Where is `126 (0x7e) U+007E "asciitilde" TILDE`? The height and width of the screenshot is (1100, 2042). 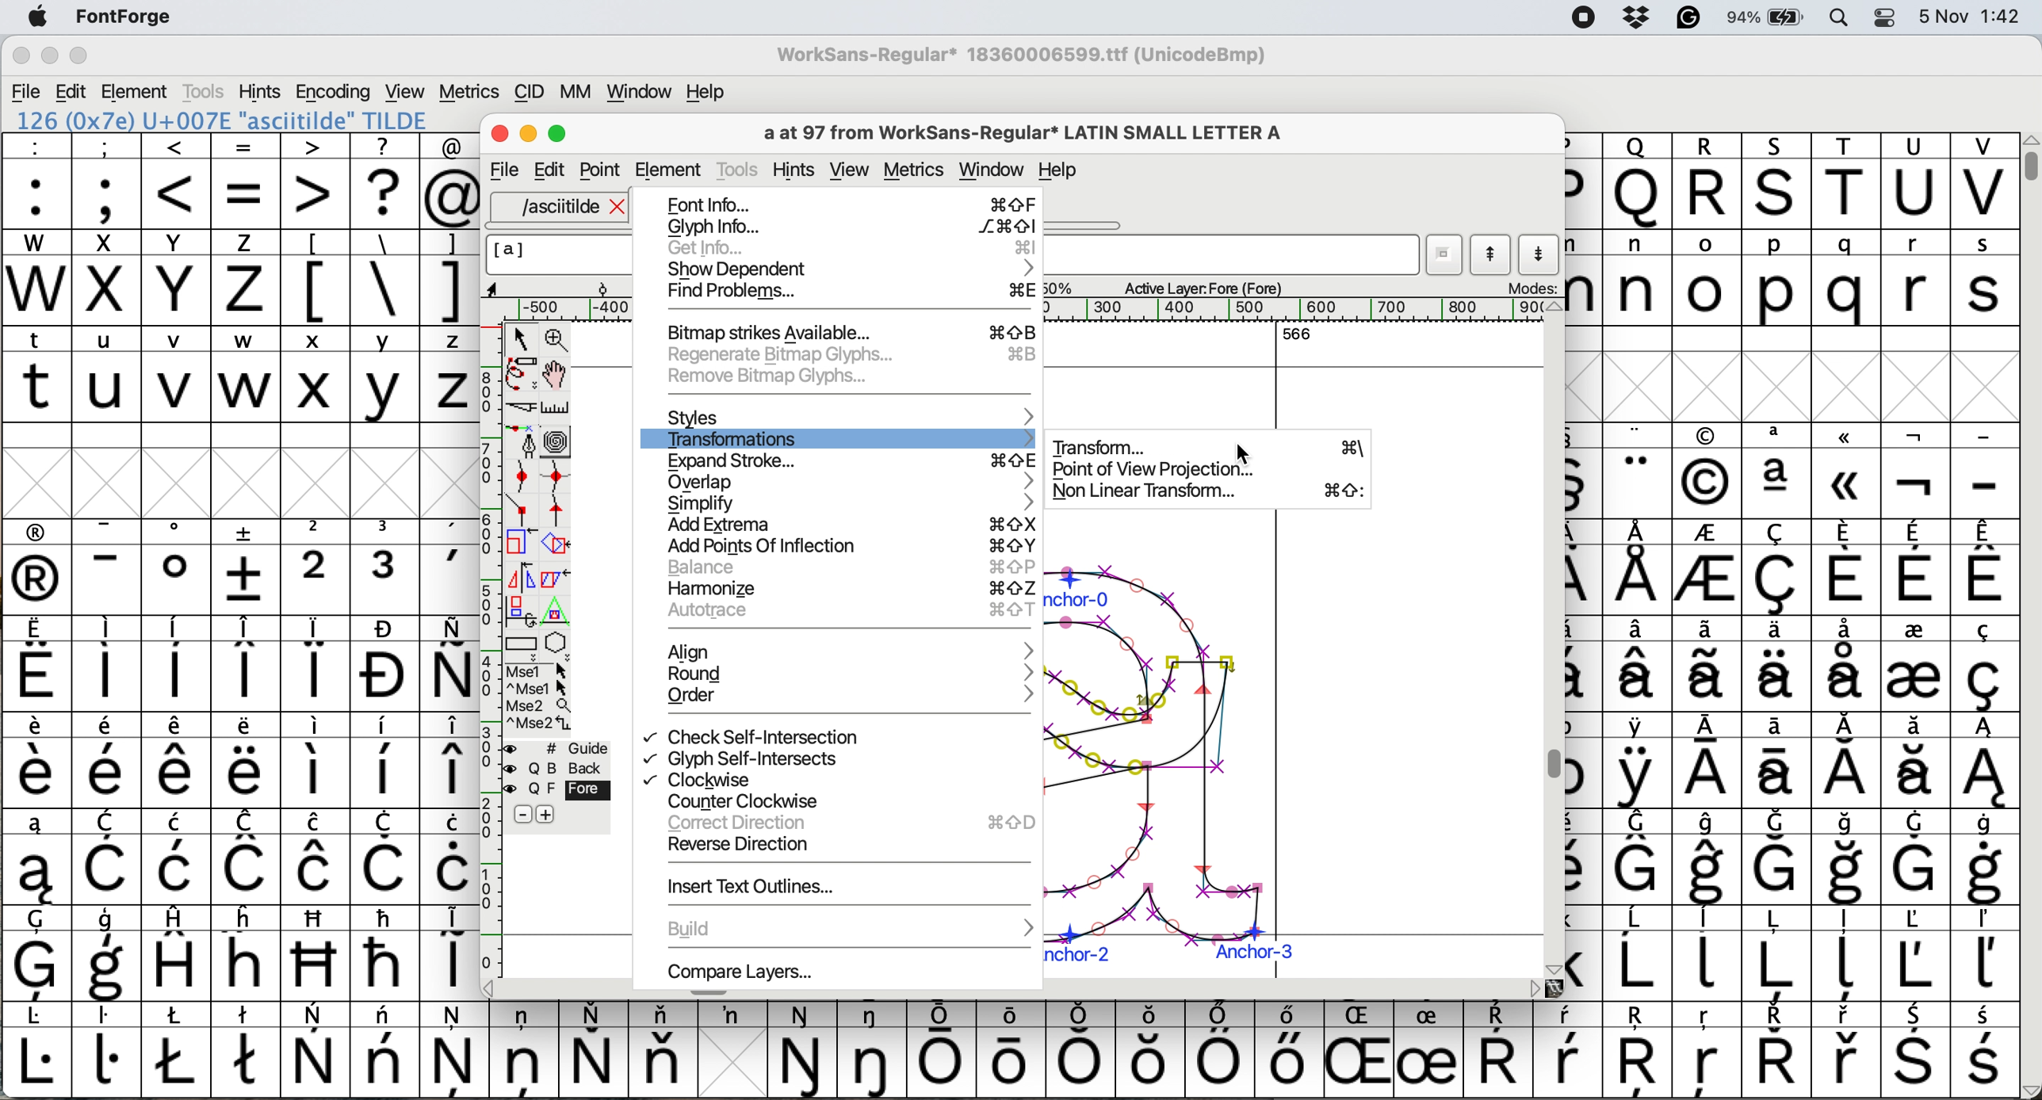
126 (0x7e) U+007E "asciitilde" TILDE is located at coordinates (224, 120).